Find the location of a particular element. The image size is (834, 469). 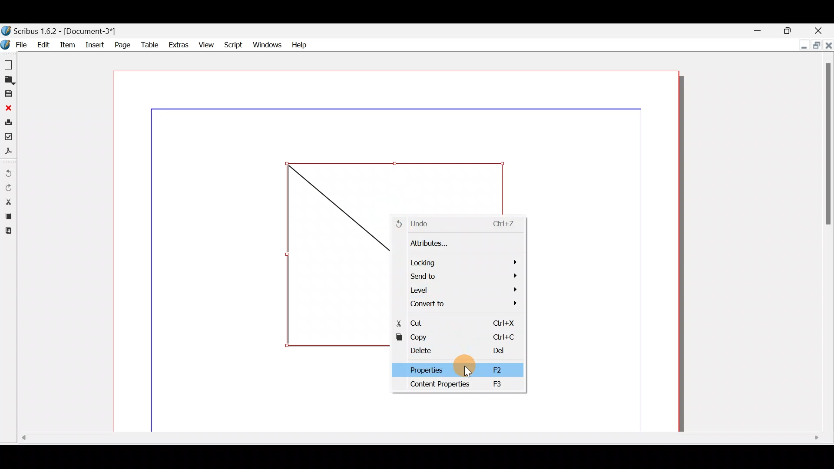

Close is located at coordinates (828, 46).